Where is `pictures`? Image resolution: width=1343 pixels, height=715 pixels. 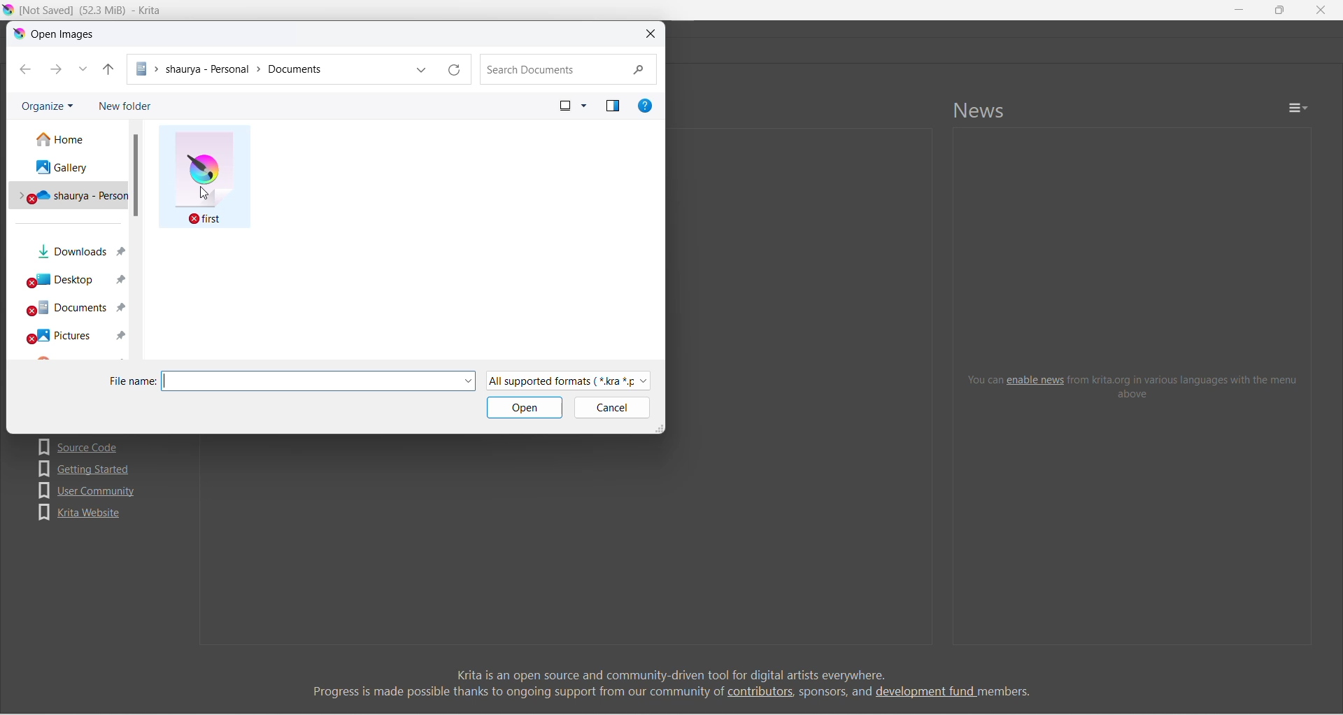 pictures is located at coordinates (71, 335).